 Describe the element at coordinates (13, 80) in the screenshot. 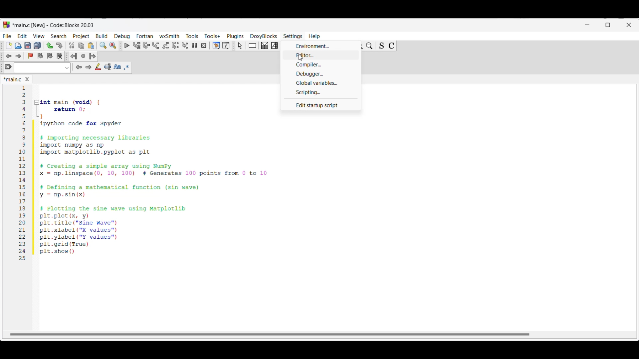

I see `Current tab` at that location.